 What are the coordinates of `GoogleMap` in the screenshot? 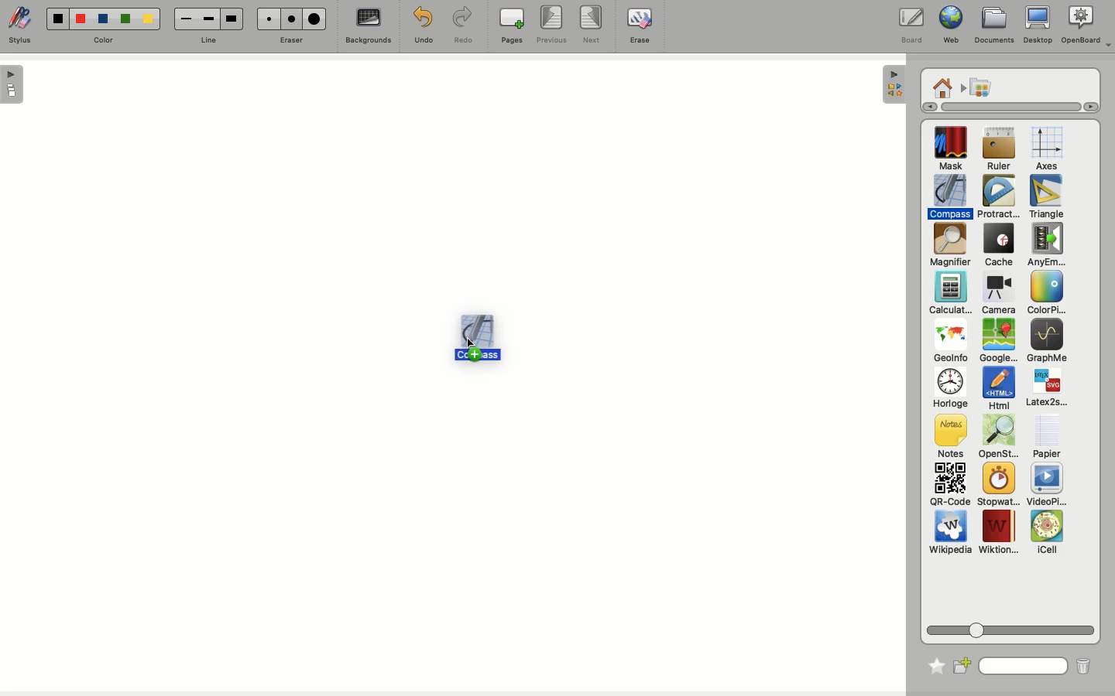 It's located at (998, 342).